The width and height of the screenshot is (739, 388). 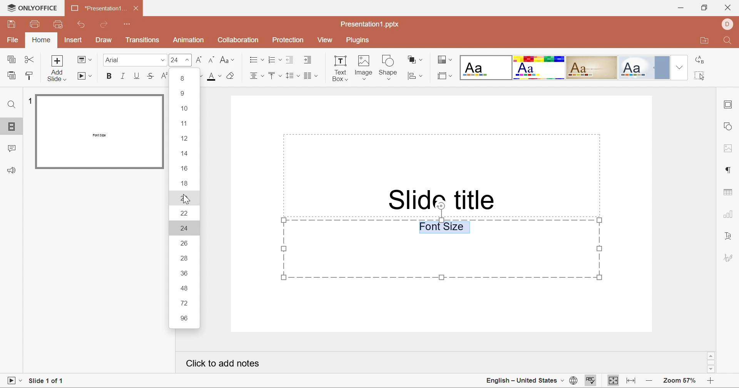 I want to click on Bullets, so click(x=256, y=60).